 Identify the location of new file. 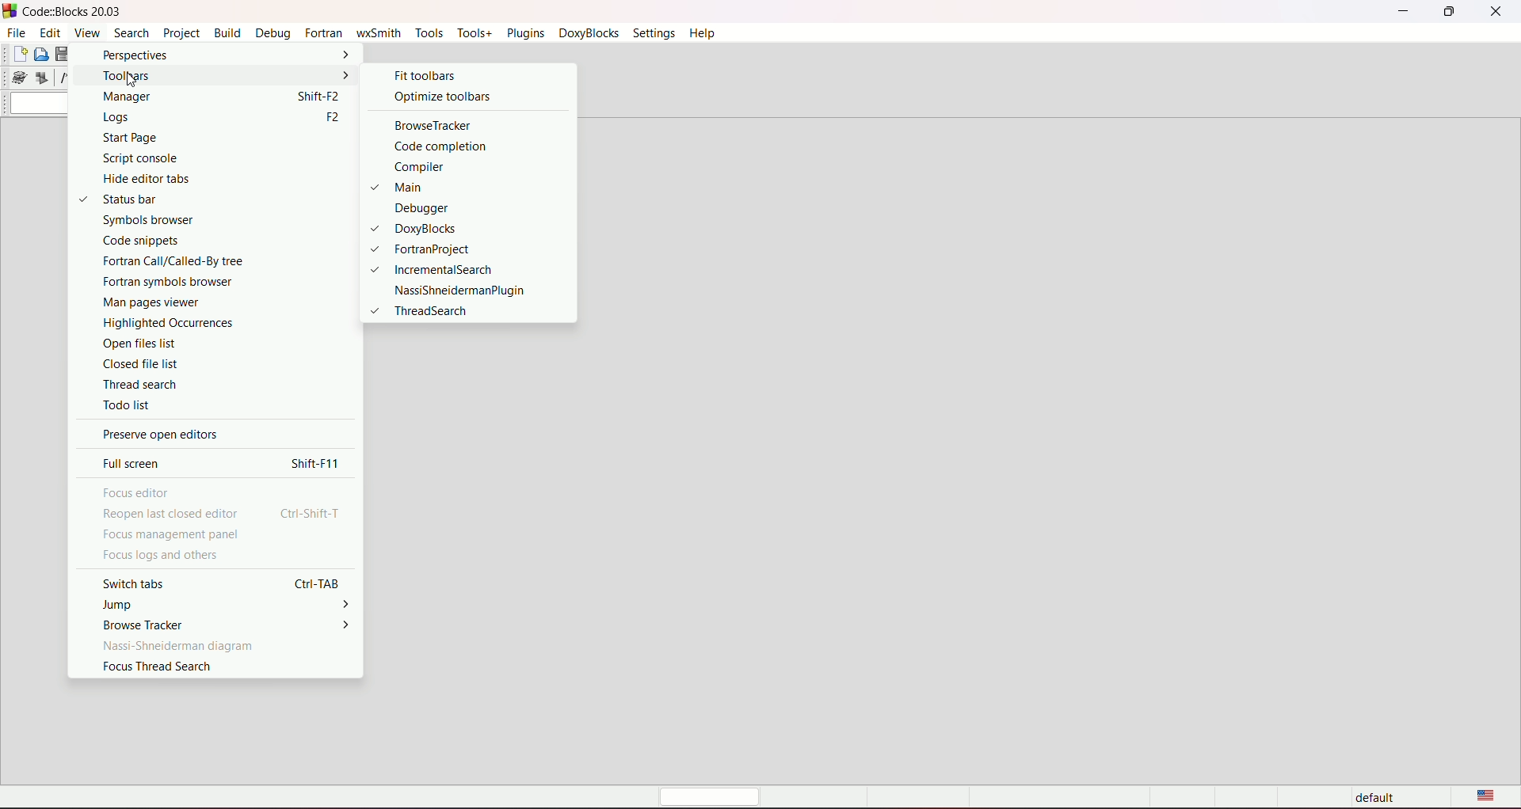
(18, 54).